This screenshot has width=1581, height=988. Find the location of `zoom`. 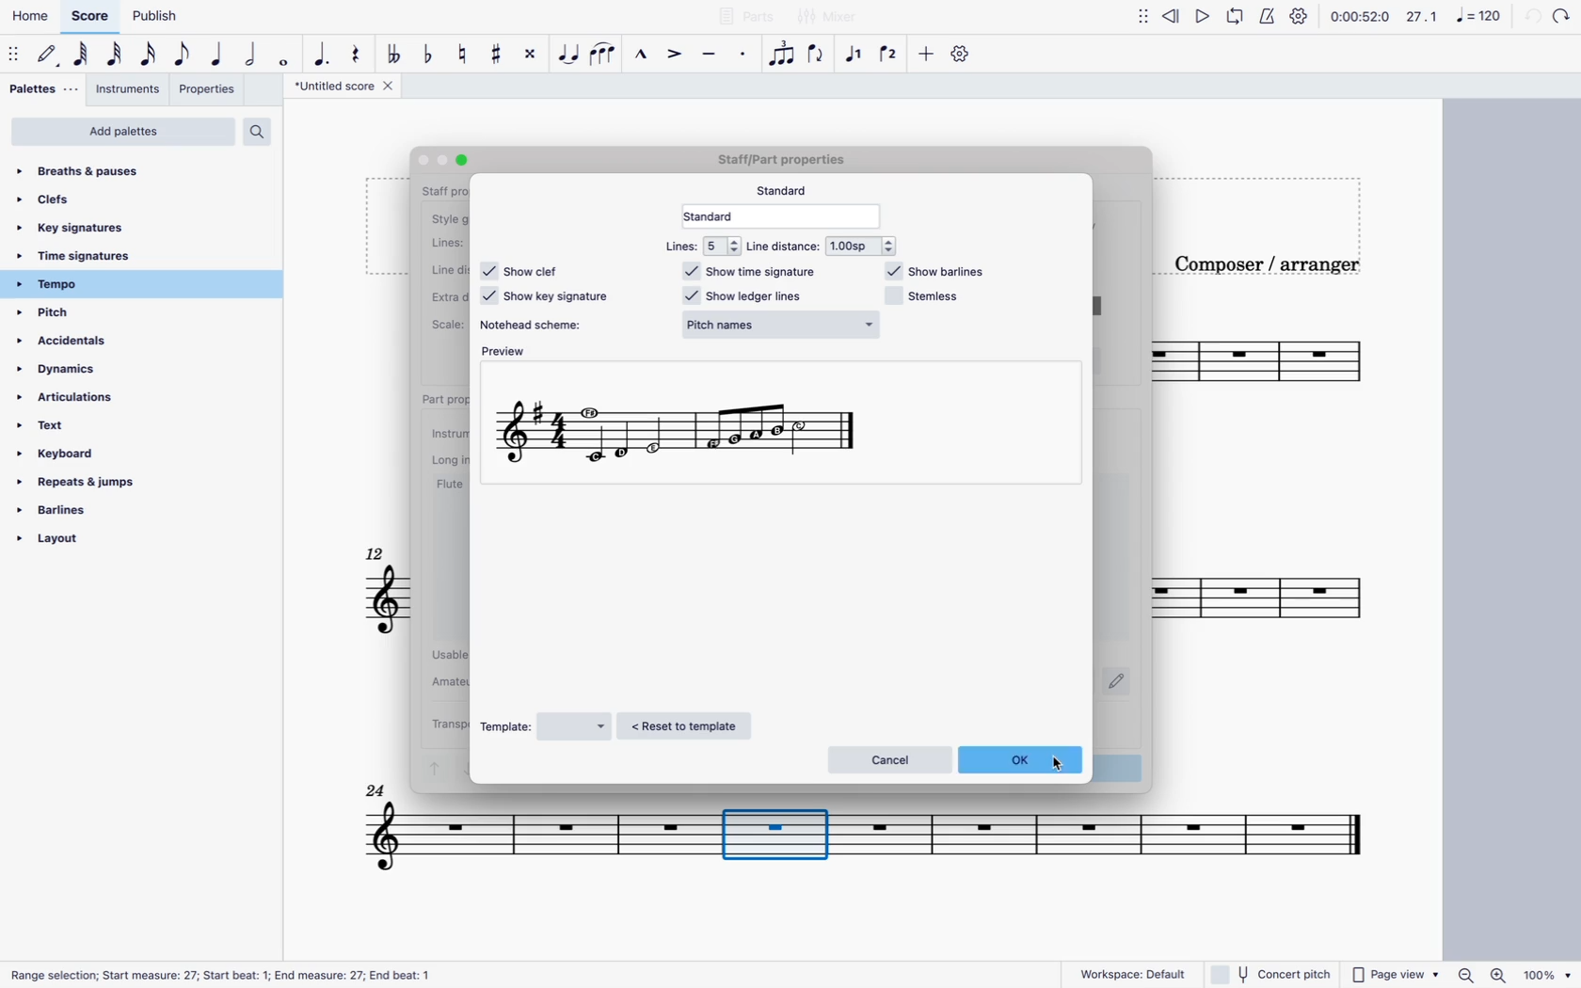

zoom is located at coordinates (1513, 973).